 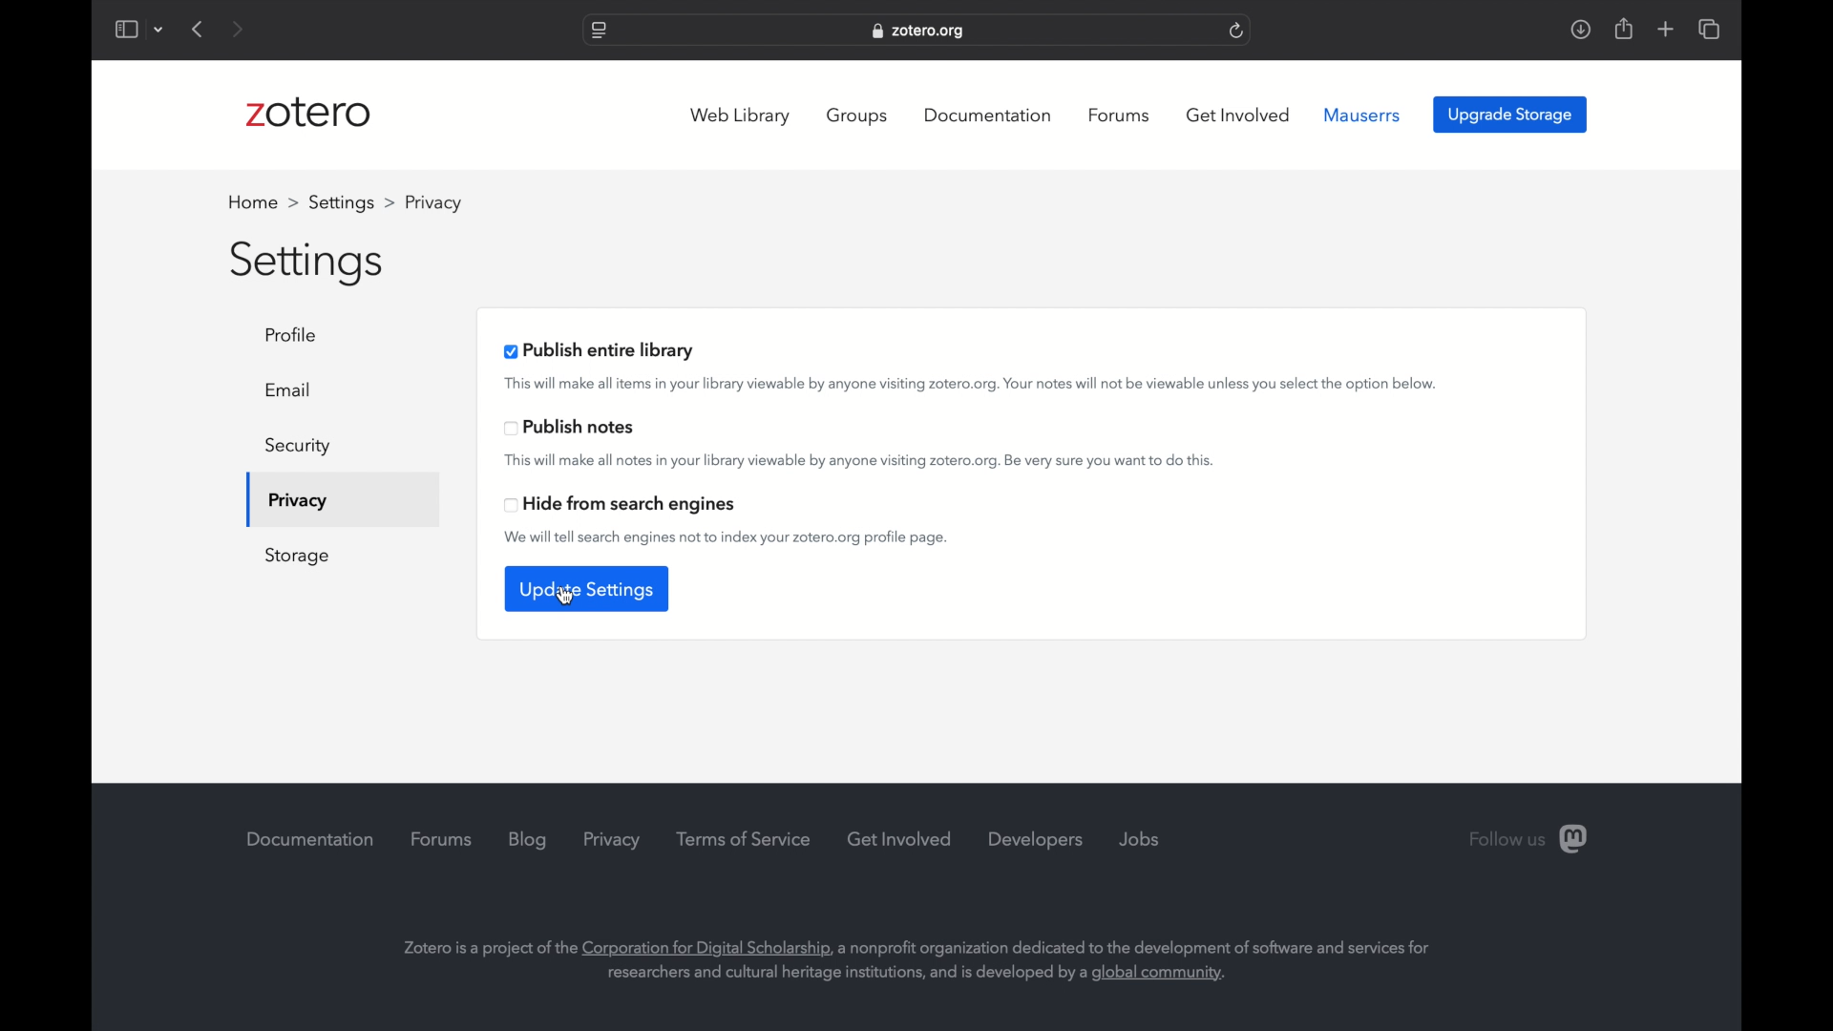 I want to click on storage, so click(x=297, y=557).